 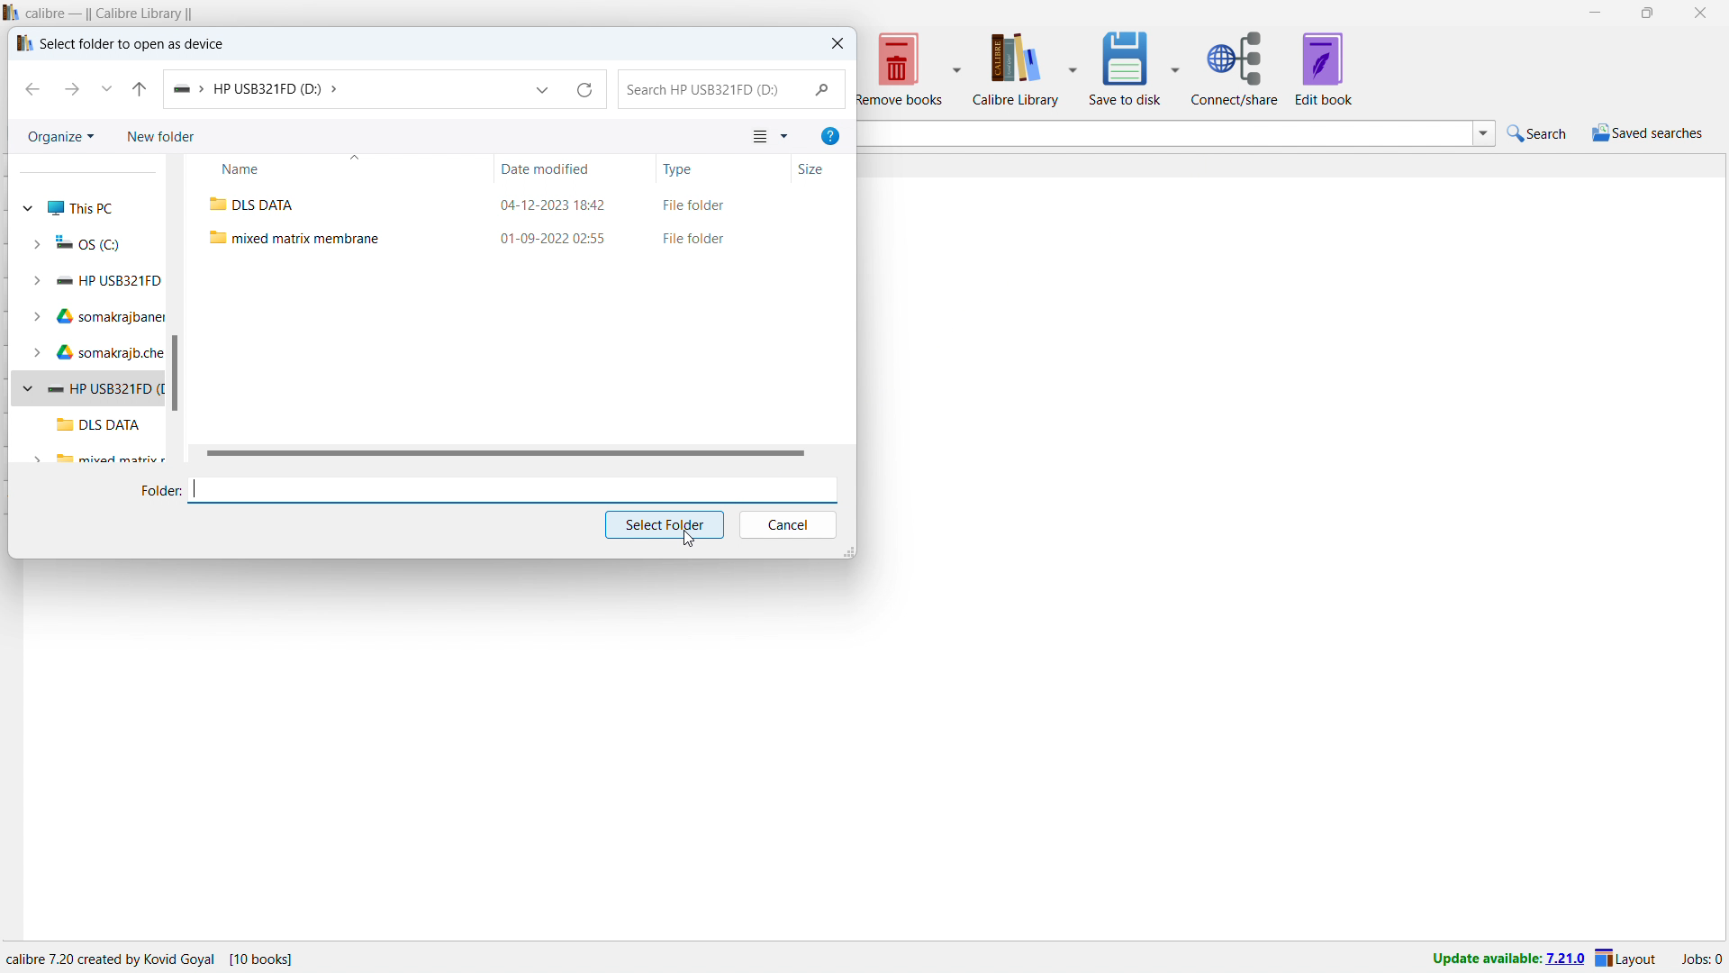 What do you see at coordinates (665, 525) in the screenshot?
I see `select folder` at bounding box center [665, 525].